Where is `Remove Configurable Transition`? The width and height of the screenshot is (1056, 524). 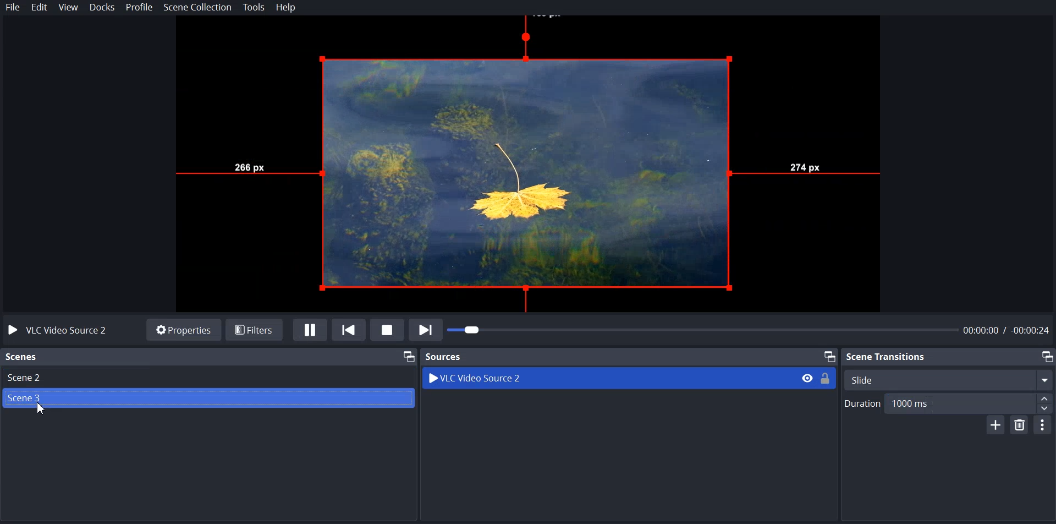
Remove Configurable Transition is located at coordinates (1021, 424).